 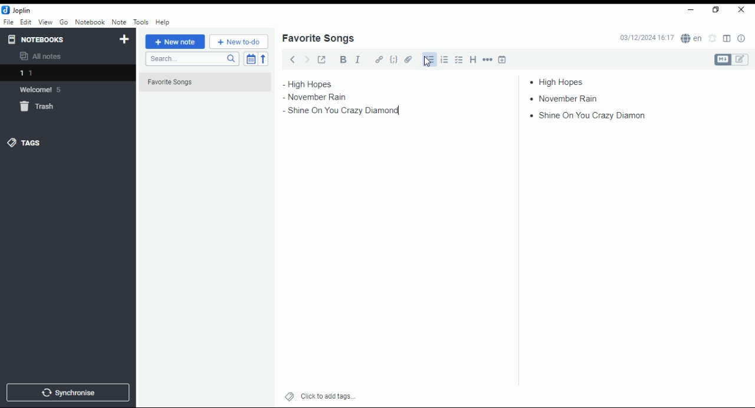 I want to click on new note, so click(x=175, y=42).